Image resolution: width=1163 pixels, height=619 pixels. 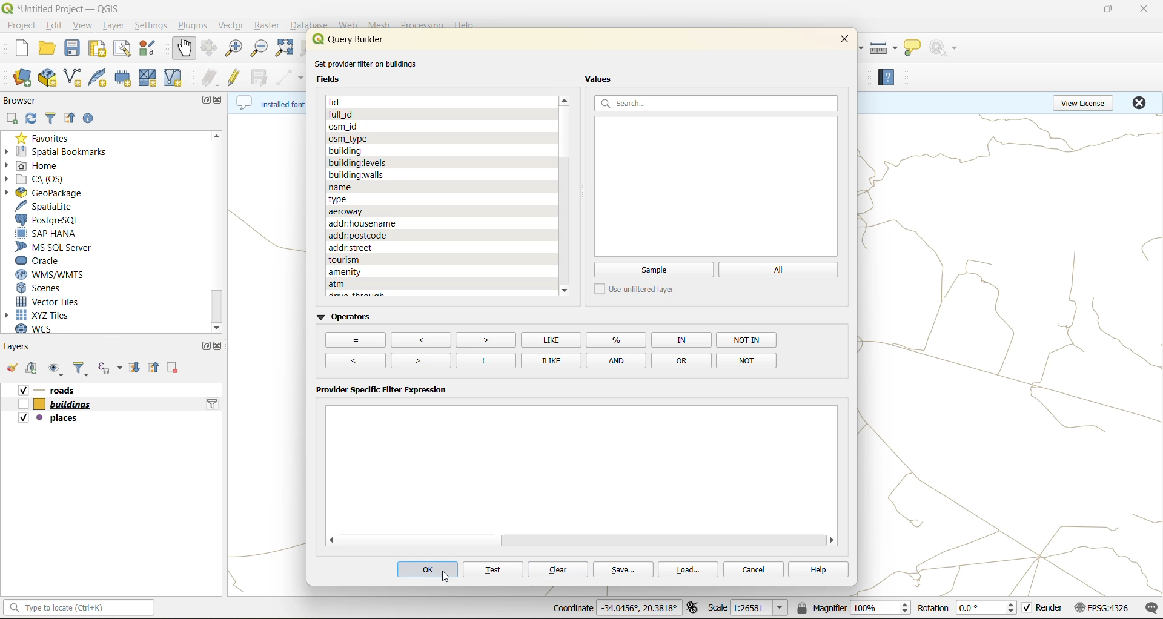 What do you see at coordinates (75, 48) in the screenshot?
I see `save` at bounding box center [75, 48].